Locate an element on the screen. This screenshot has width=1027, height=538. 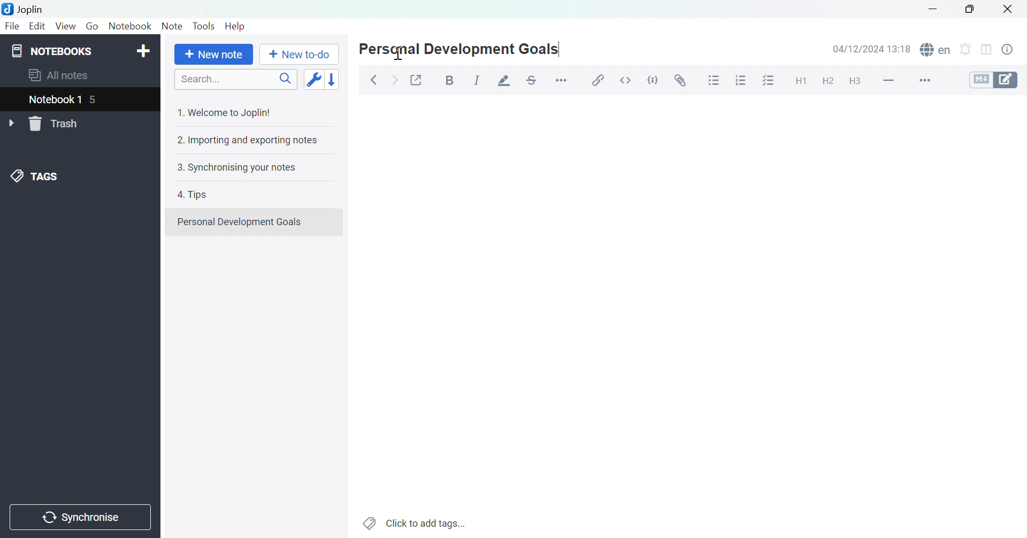
4. Tips is located at coordinates (195, 195).